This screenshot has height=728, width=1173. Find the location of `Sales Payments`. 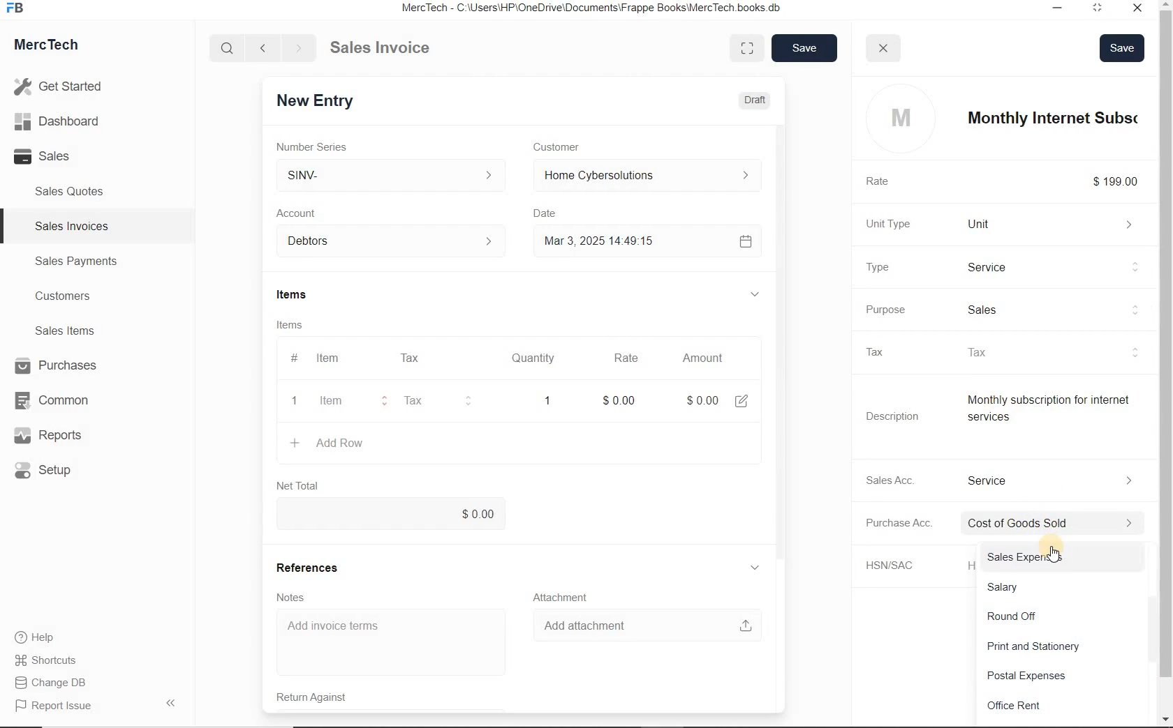

Sales Payments is located at coordinates (74, 261).